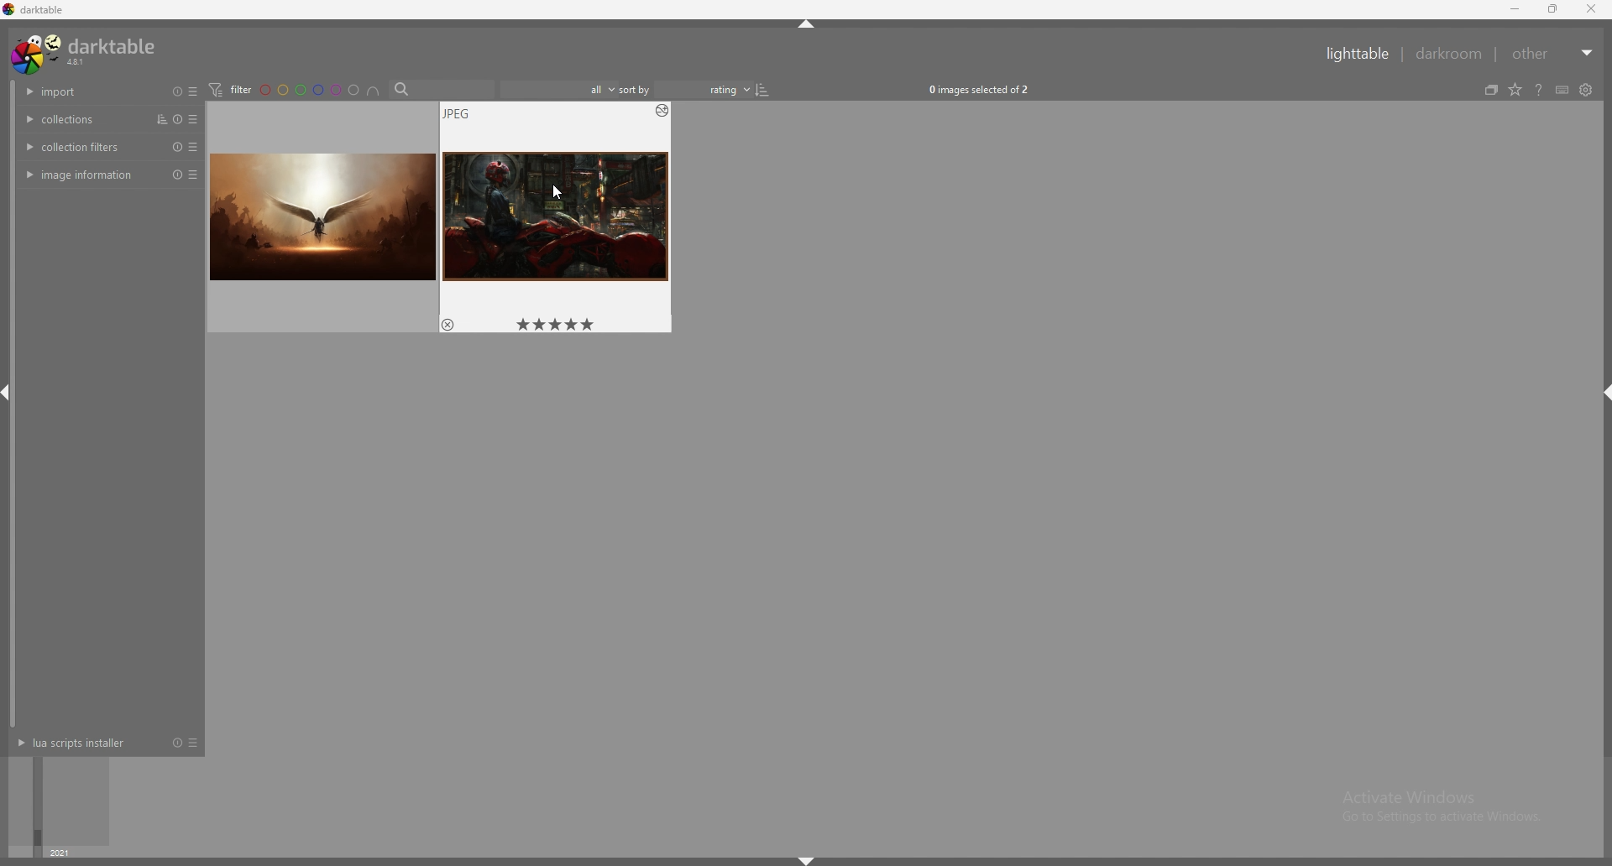 The height and width of the screenshot is (866, 1612). I want to click on resize, so click(1552, 9).